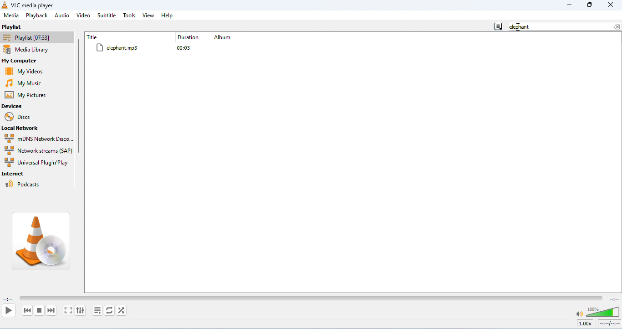 The image size is (622, 329). I want to click on VLC media player logo, so click(42, 241).